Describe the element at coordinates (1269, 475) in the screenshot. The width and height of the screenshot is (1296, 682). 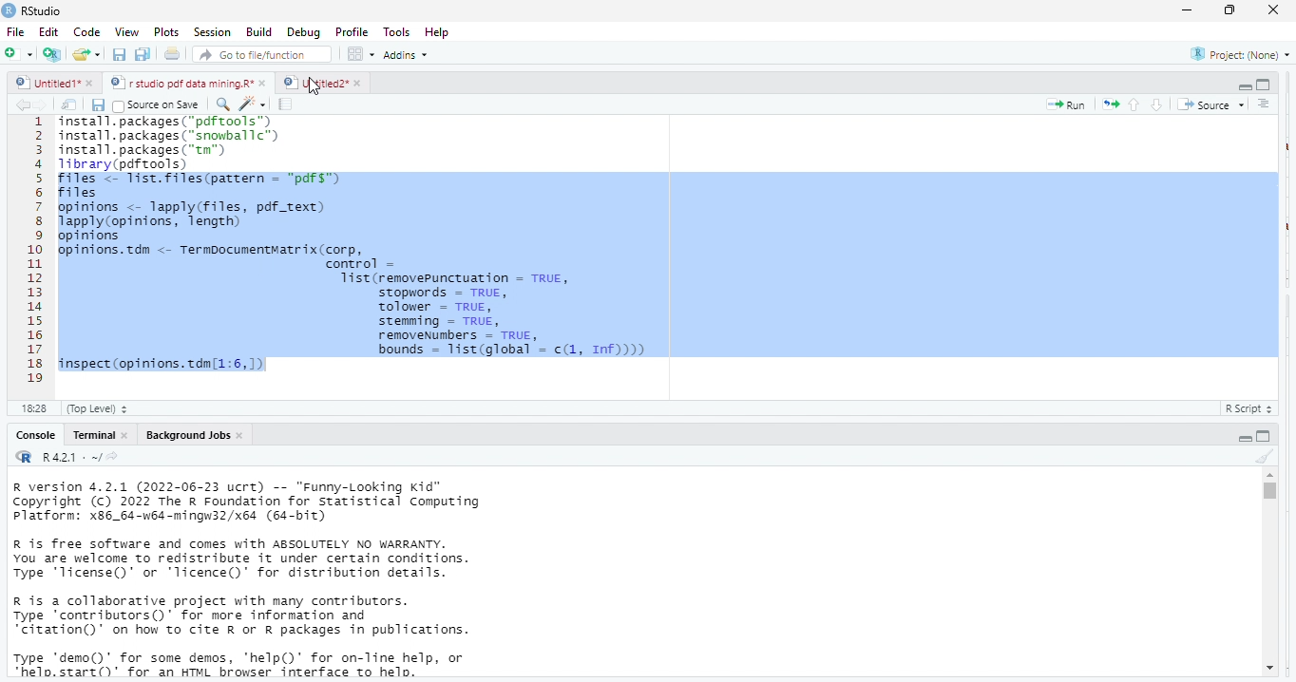
I see `scroll up` at that location.